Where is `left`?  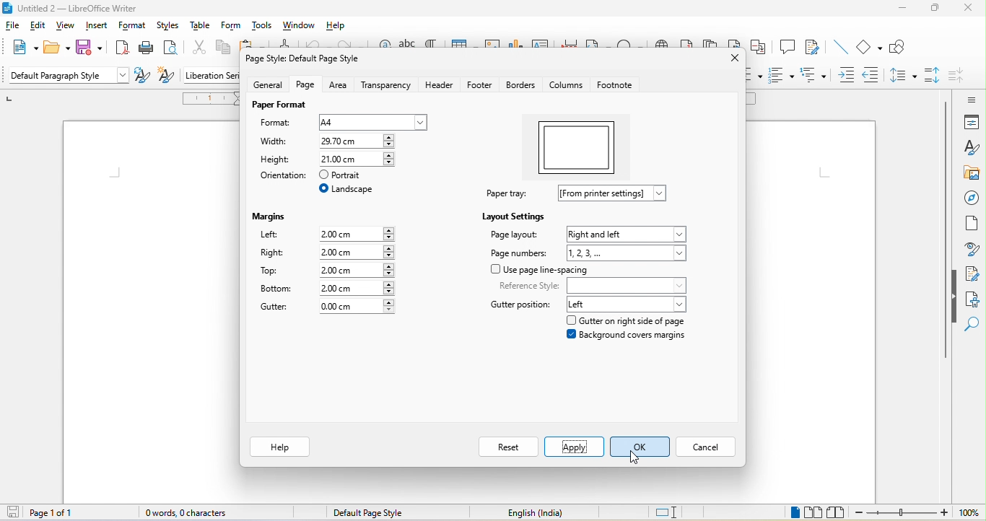
left is located at coordinates (629, 305).